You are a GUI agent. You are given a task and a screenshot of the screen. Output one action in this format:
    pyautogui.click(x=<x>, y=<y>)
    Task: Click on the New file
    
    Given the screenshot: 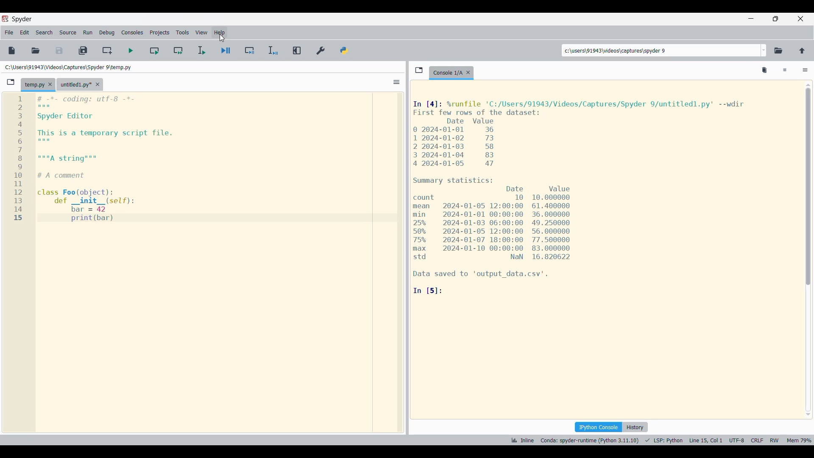 What is the action you would take?
    pyautogui.click(x=11, y=50)
    